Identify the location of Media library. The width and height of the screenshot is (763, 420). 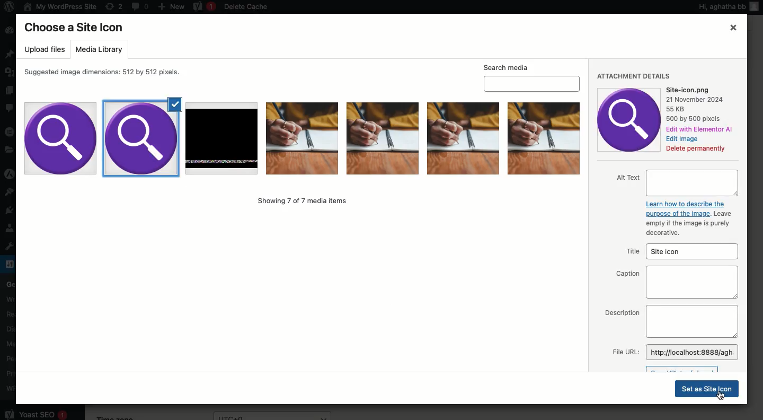
(98, 50).